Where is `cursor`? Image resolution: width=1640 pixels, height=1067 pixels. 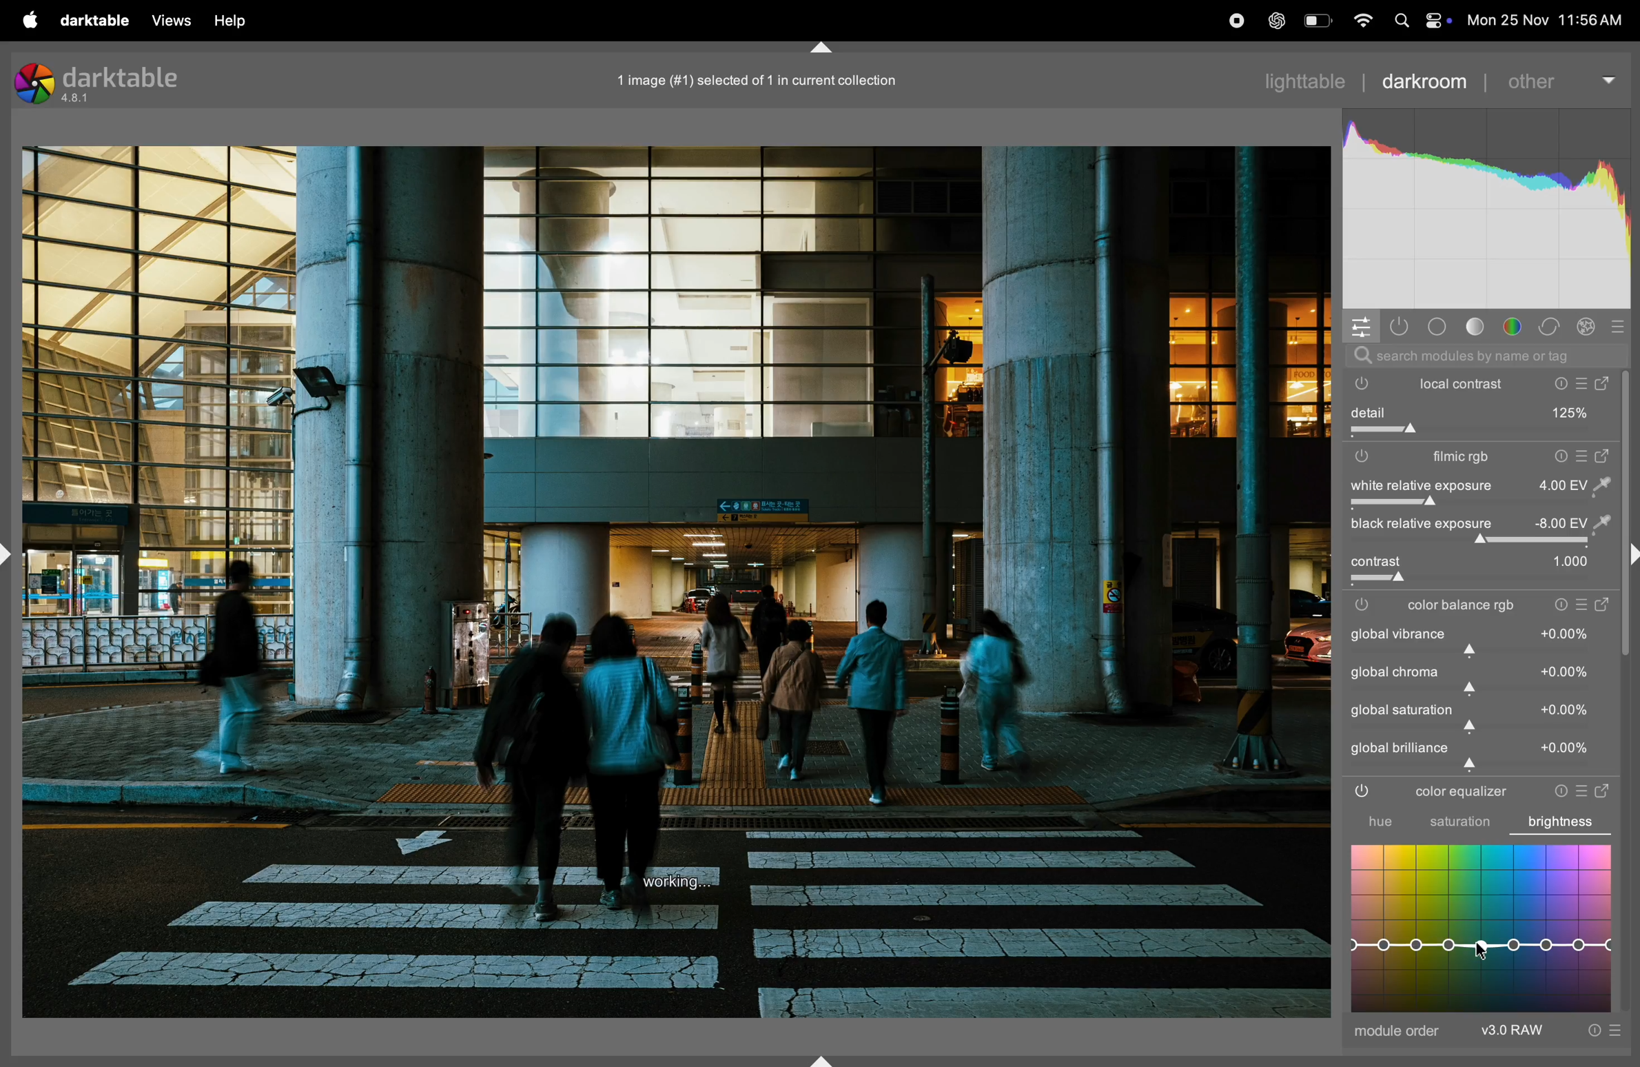
cursor is located at coordinates (1484, 953).